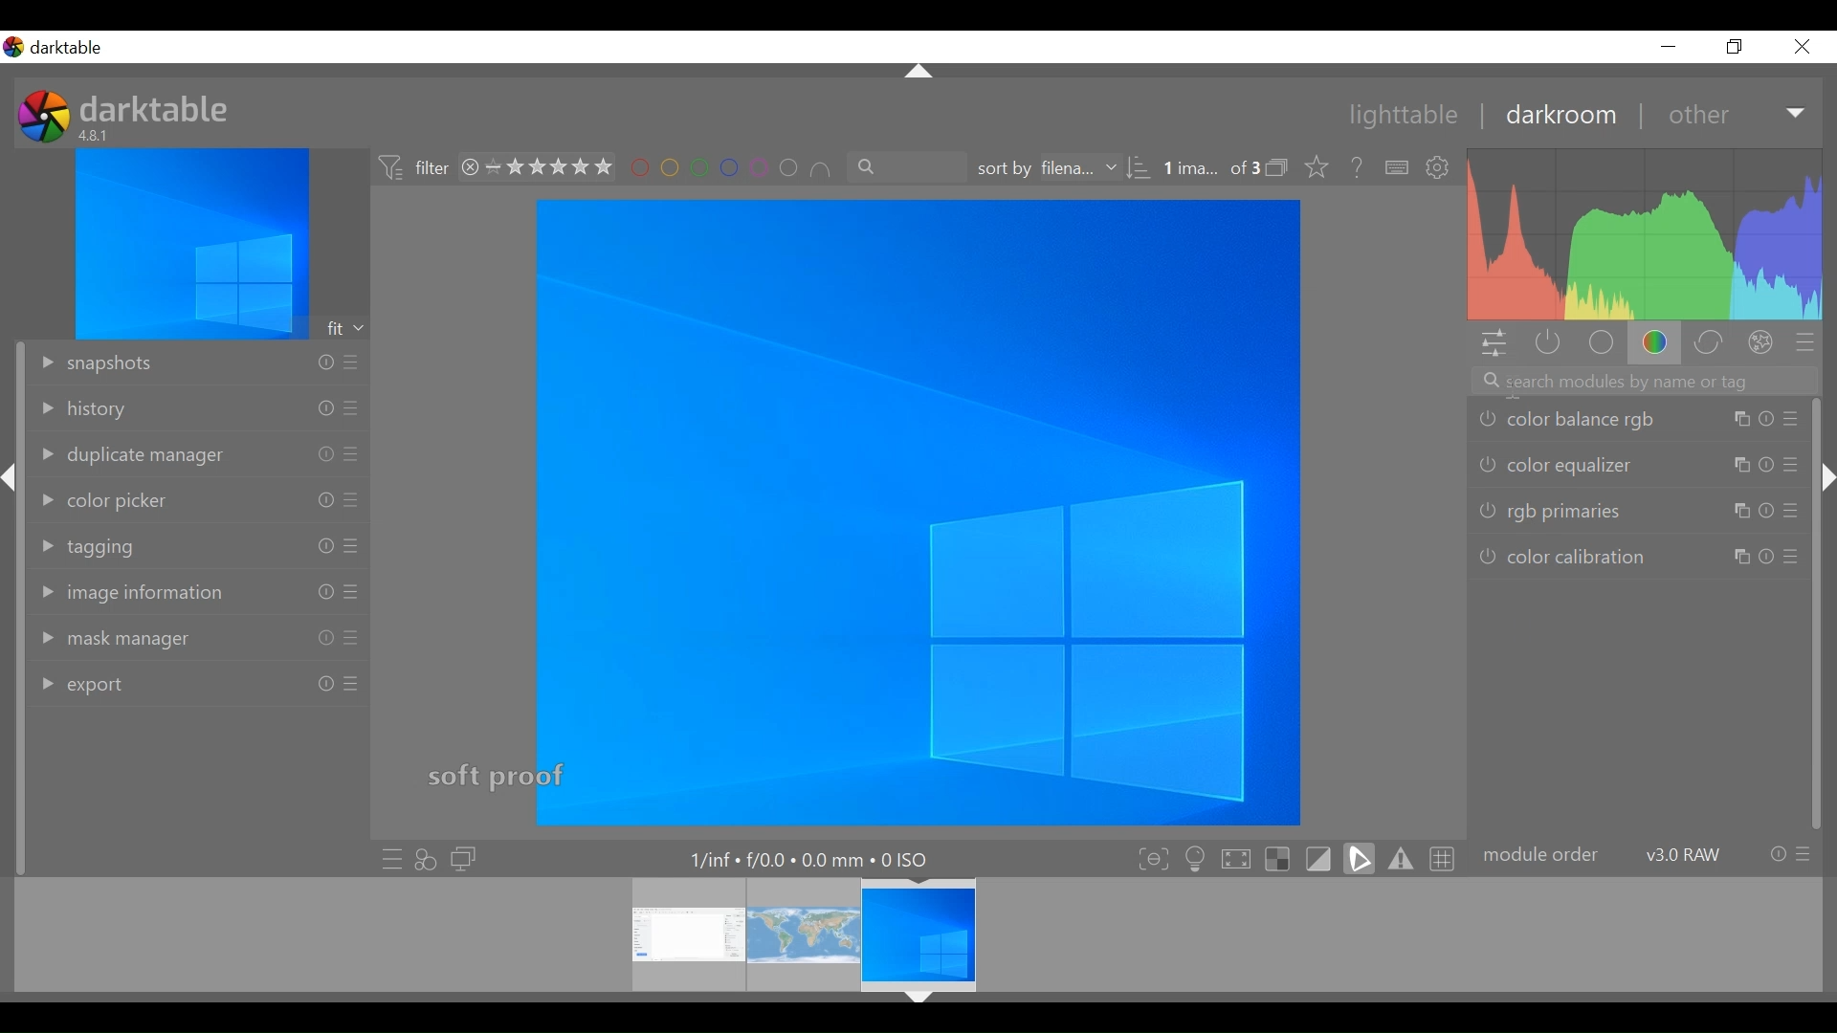 Image resolution: width=1837 pixels, height=1033 pixels. What do you see at coordinates (1647, 234) in the screenshot?
I see `histogram` at bounding box center [1647, 234].